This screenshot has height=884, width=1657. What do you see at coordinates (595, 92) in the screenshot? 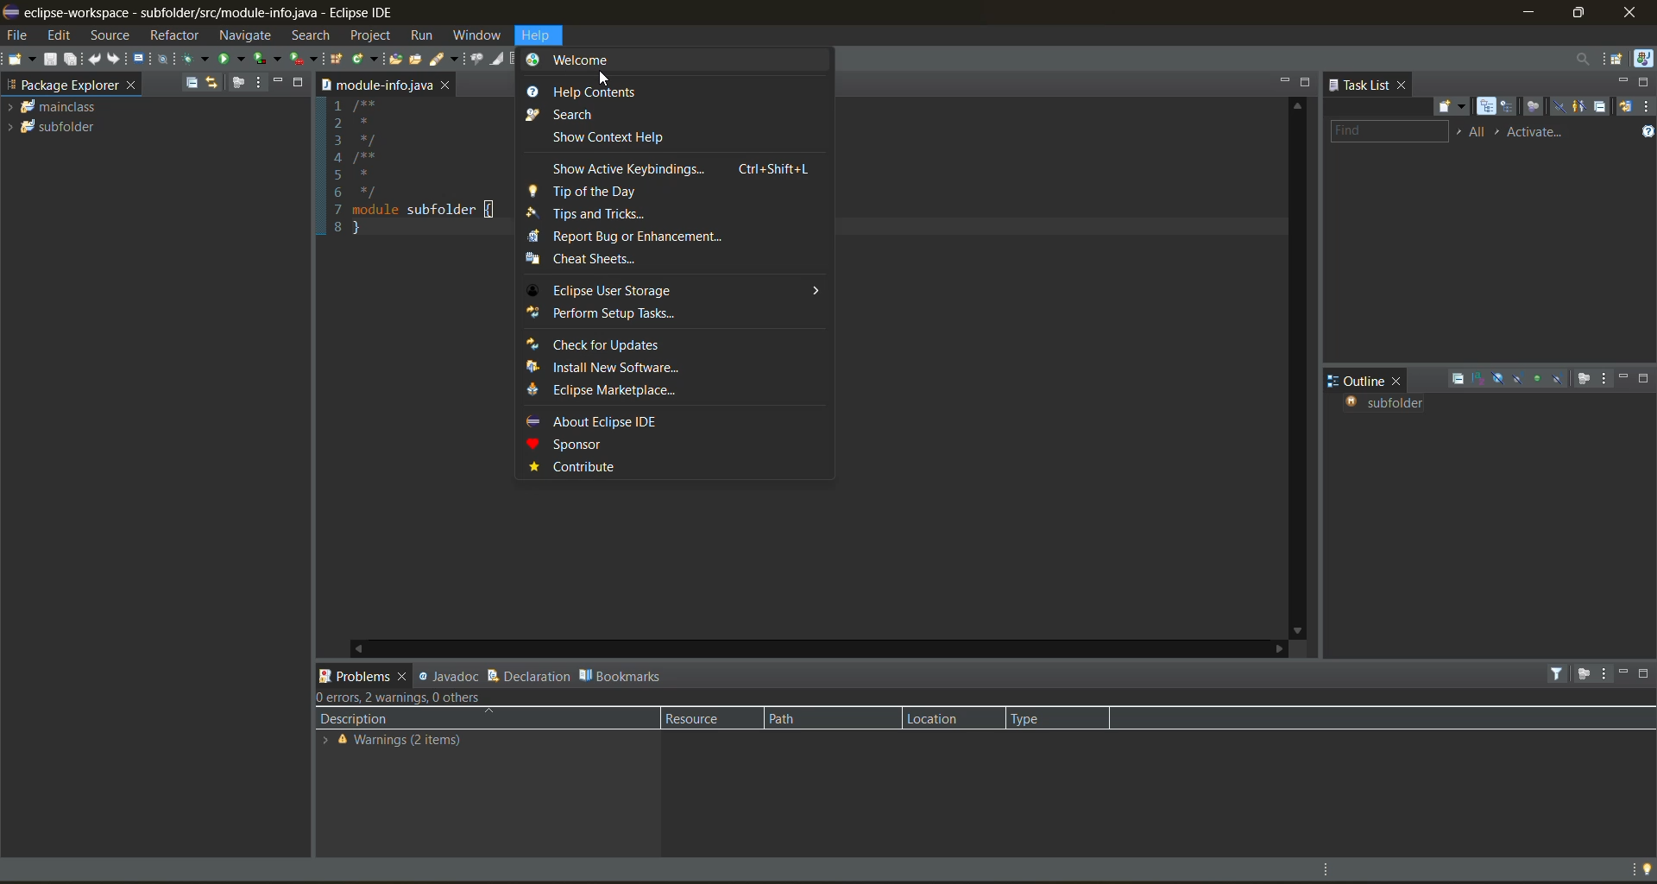
I see `help contents` at bounding box center [595, 92].